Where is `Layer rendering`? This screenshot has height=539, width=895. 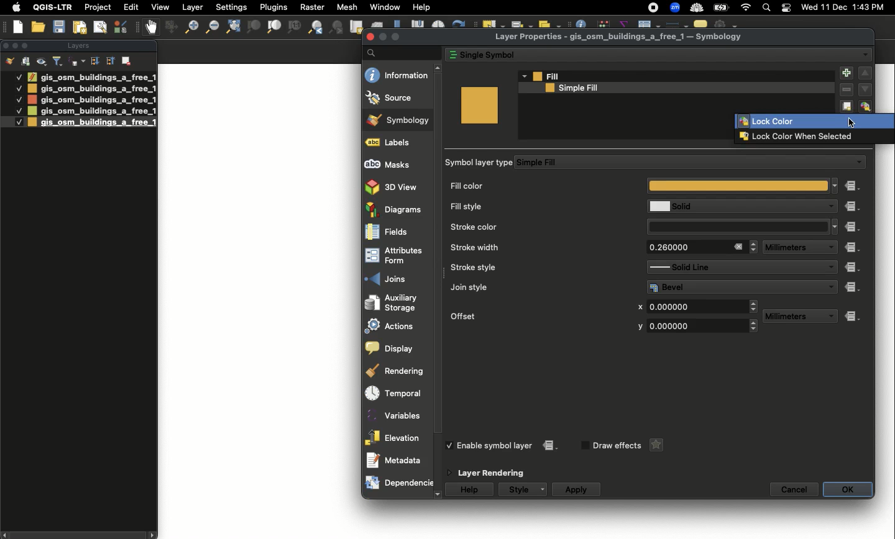
Layer rendering is located at coordinates (495, 473).